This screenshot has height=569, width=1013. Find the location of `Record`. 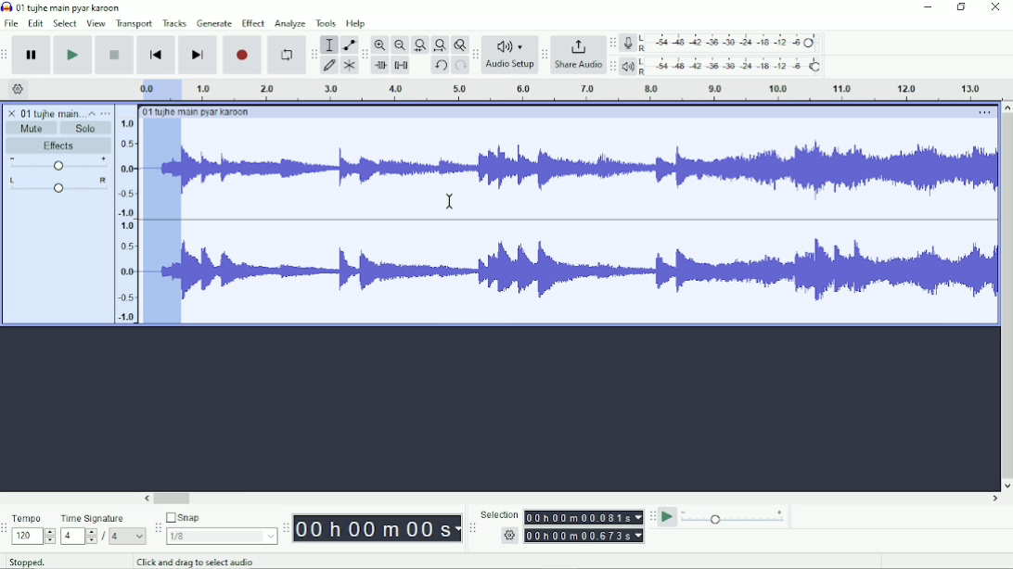

Record is located at coordinates (243, 55).